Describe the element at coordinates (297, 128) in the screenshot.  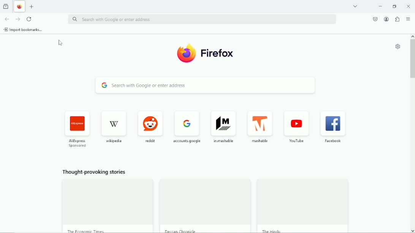
I see `YouTube` at that location.